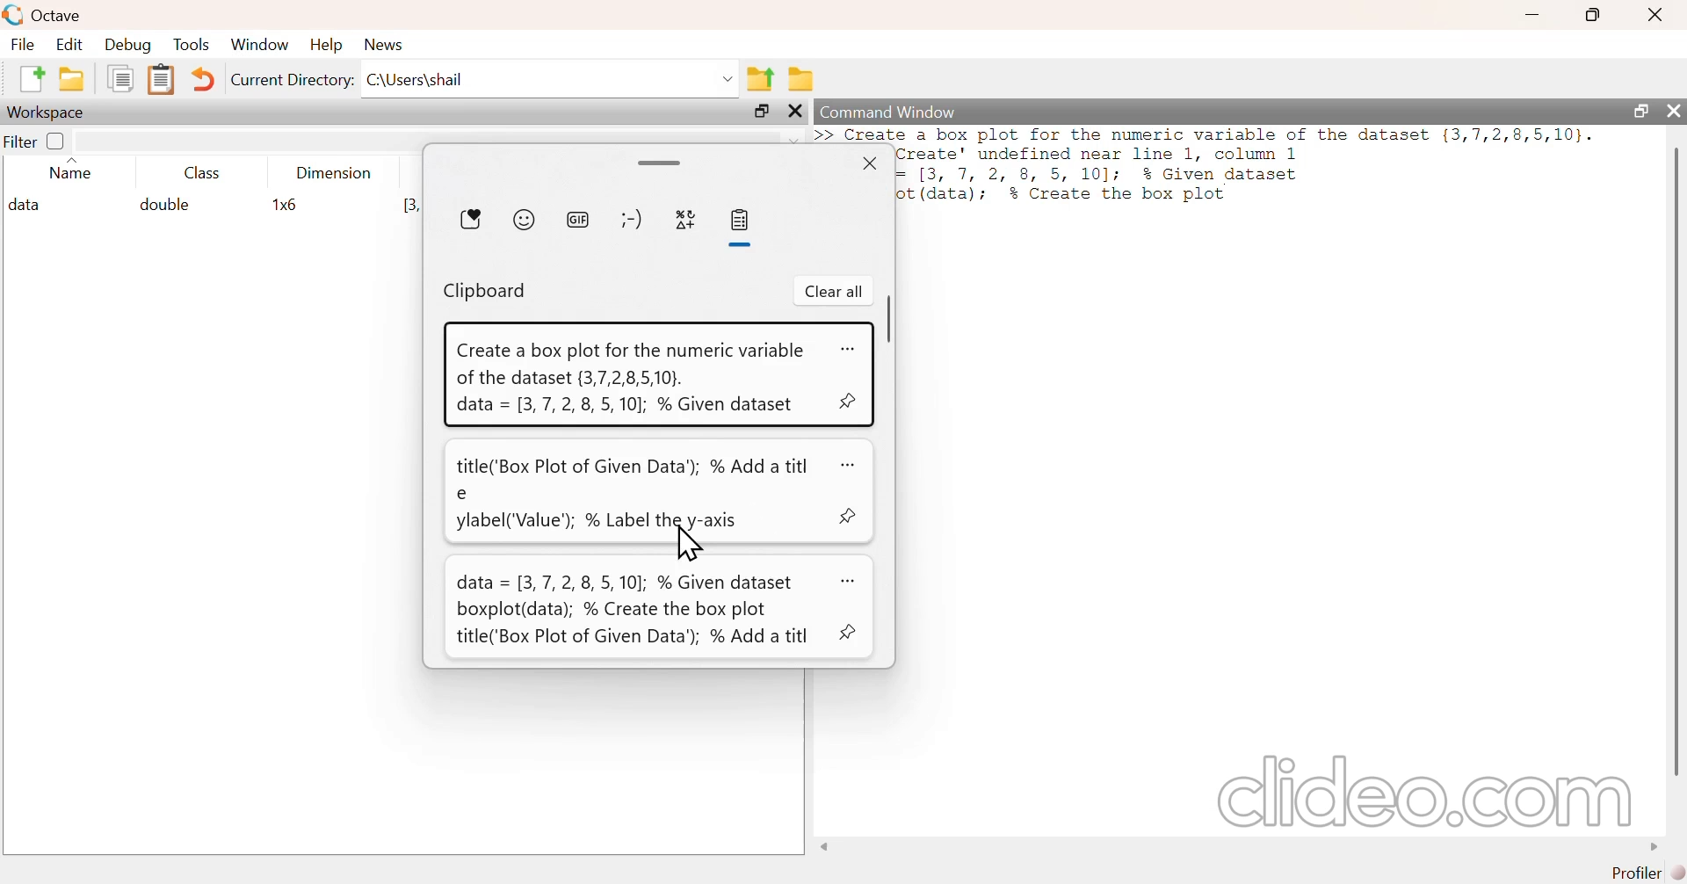  I want to click on news, so click(385, 45).